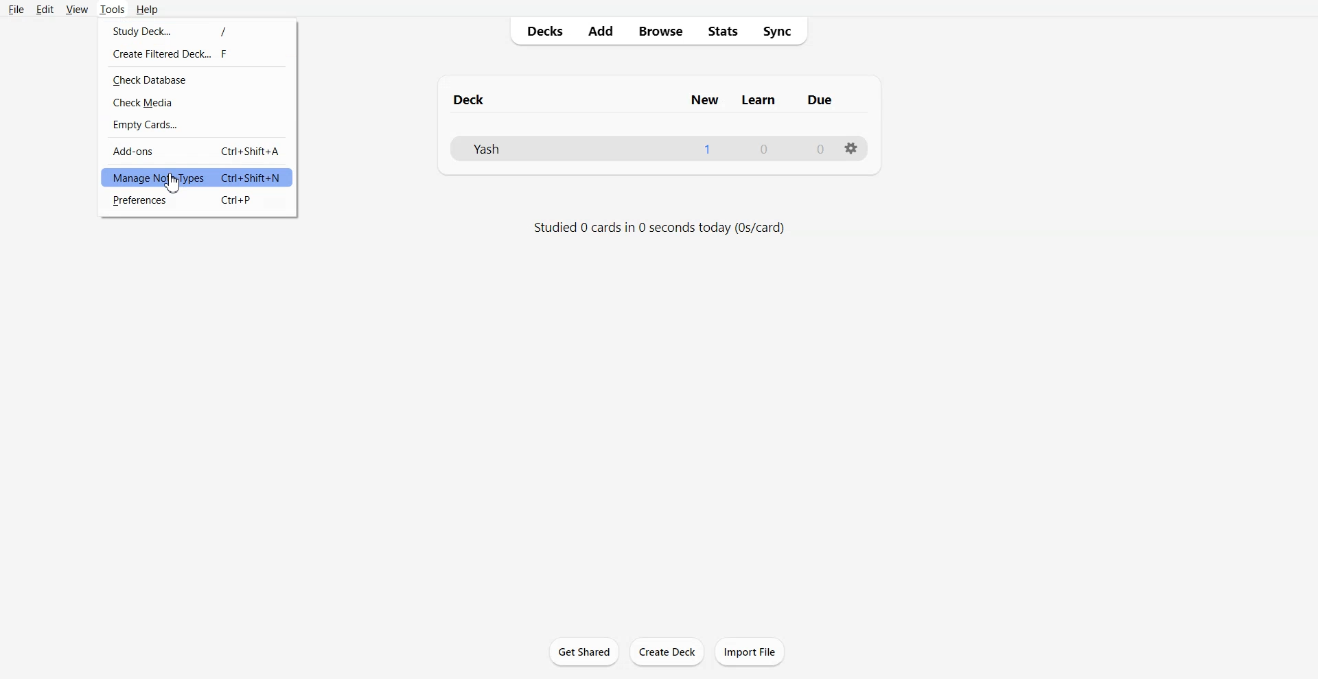 The height and width of the screenshot is (679, 1318). Describe the element at coordinates (660, 32) in the screenshot. I see `Browser` at that location.